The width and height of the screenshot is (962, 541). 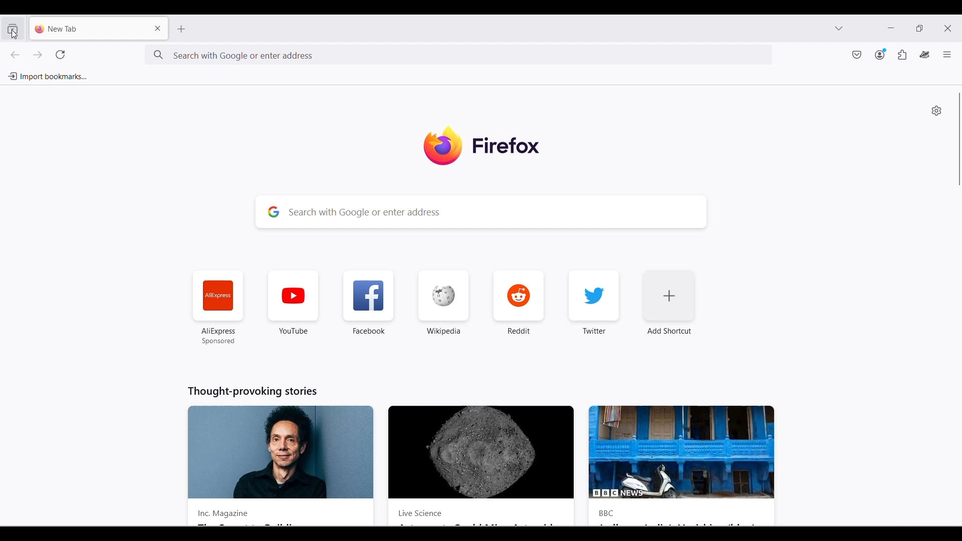 I want to click on Reload current page, so click(x=60, y=55).